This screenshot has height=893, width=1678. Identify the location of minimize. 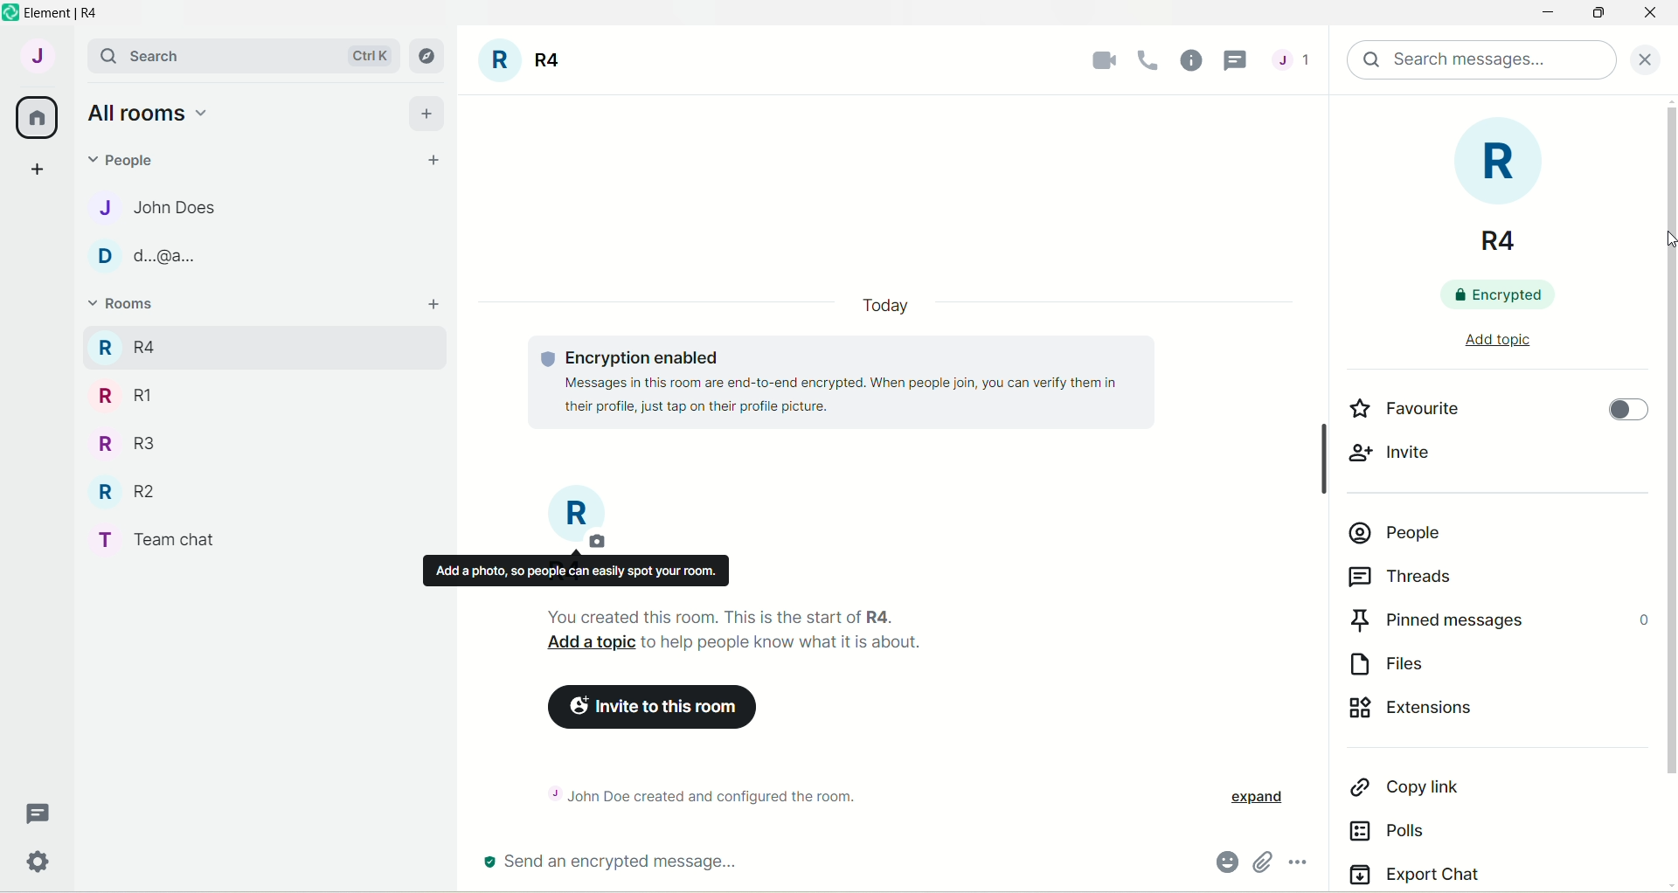
(1544, 15).